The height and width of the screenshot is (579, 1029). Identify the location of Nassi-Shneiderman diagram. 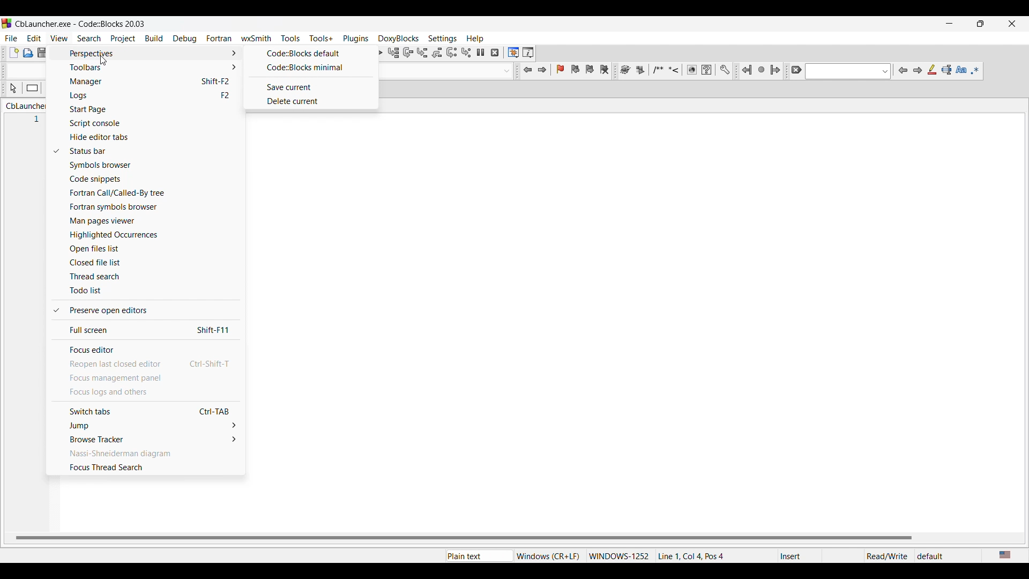
(147, 453).